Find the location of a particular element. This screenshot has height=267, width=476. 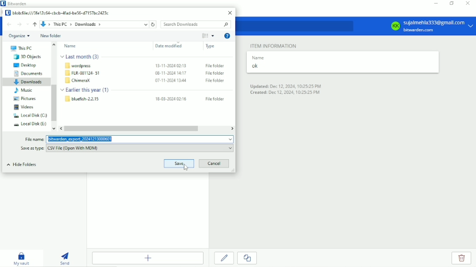

Vertical scrollbar is located at coordinates (54, 103).